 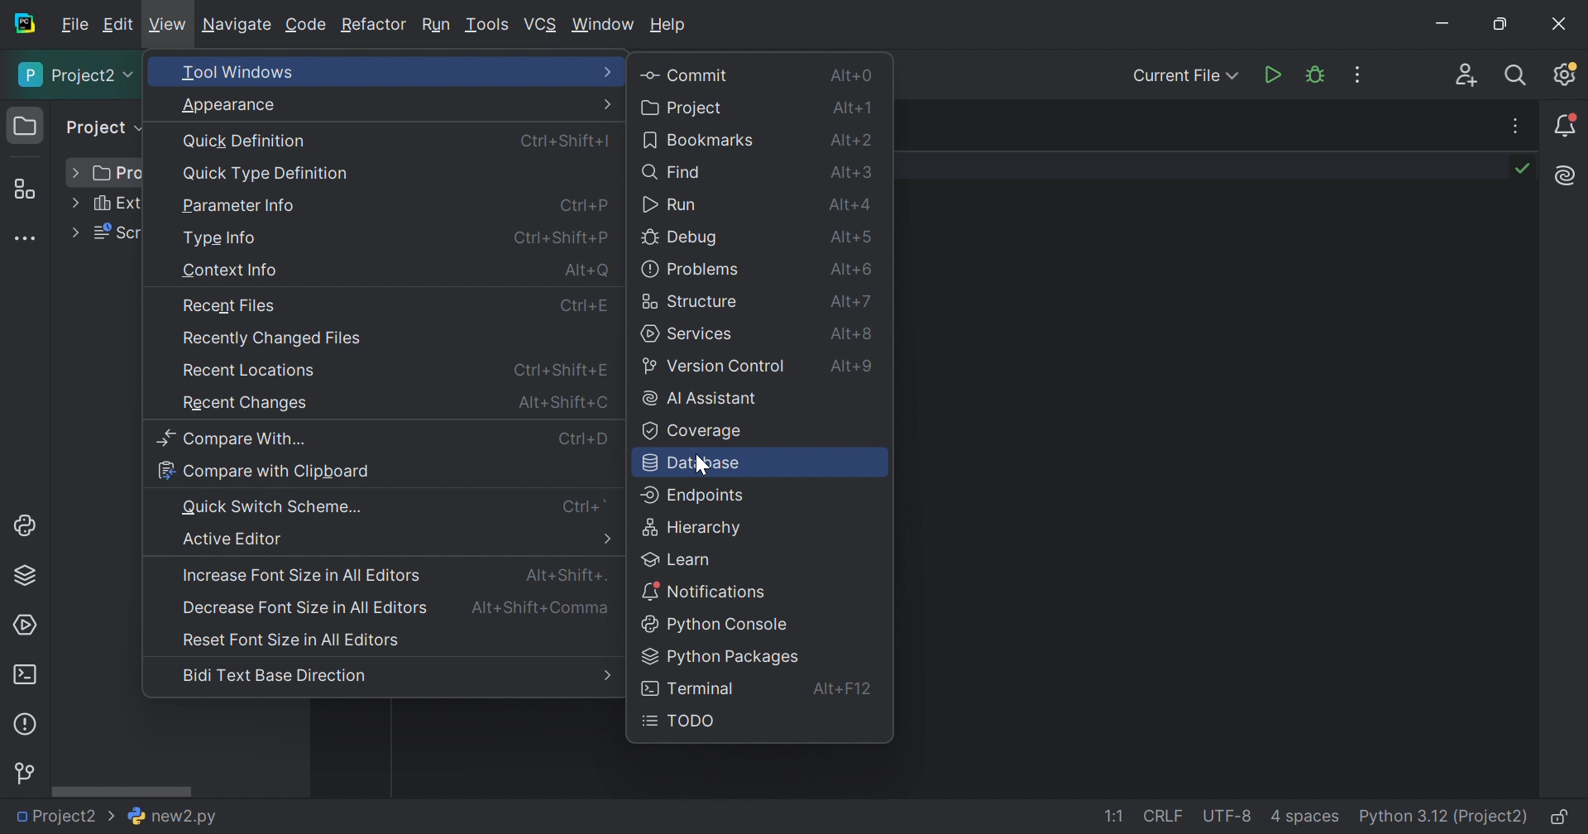 I want to click on Alt+8, so click(x=856, y=333).